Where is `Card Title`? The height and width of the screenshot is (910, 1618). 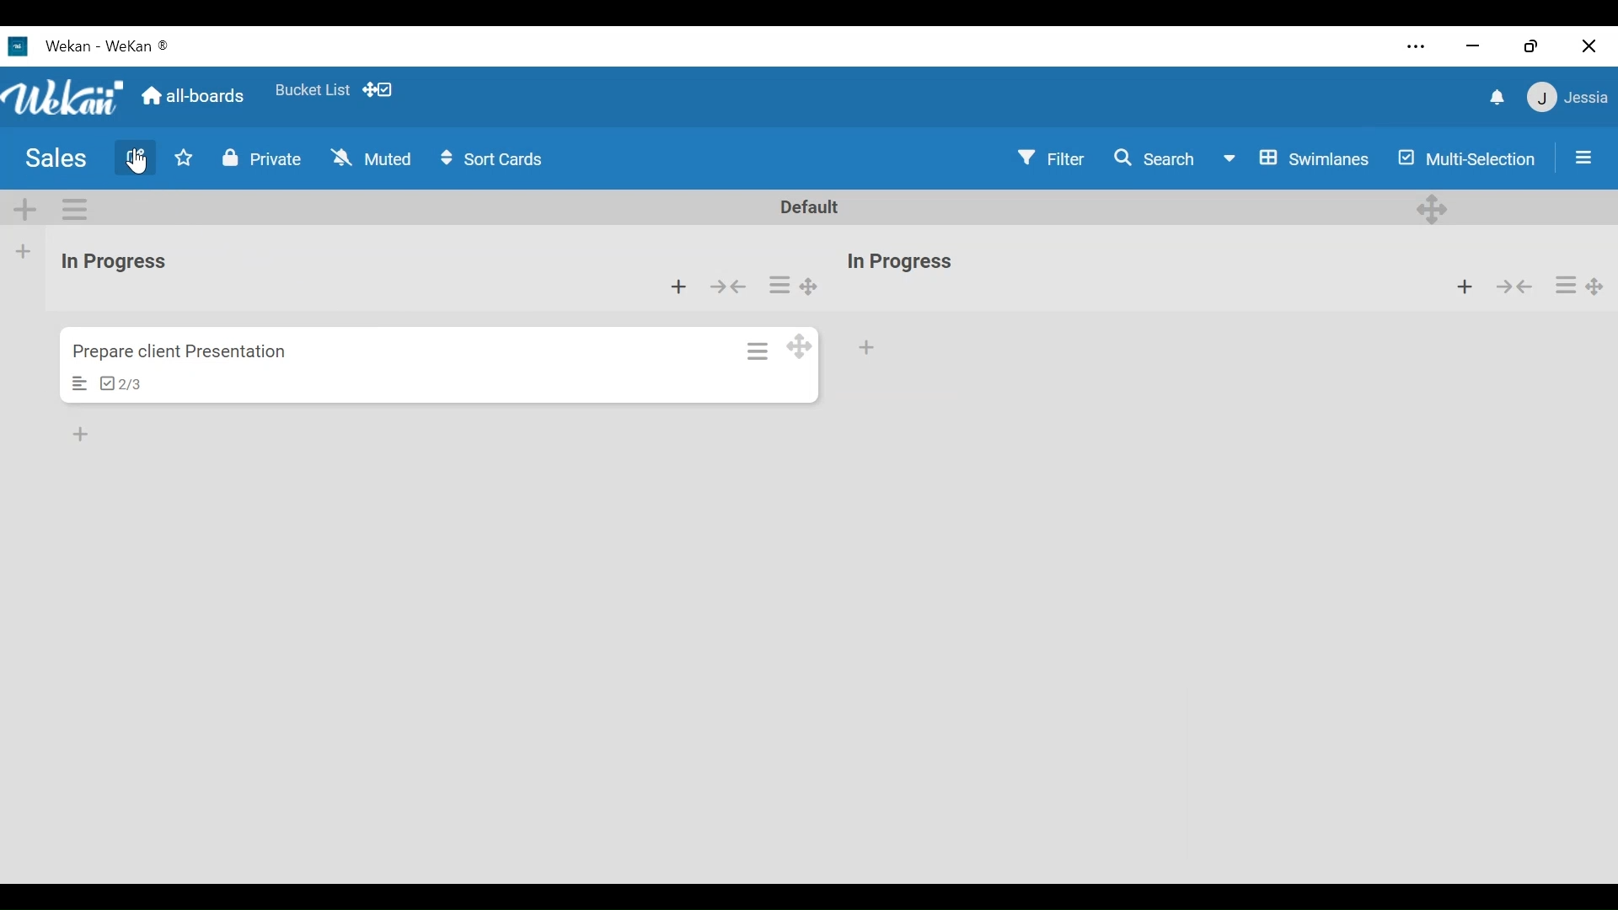
Card Title is located at coordinates (185, 354).